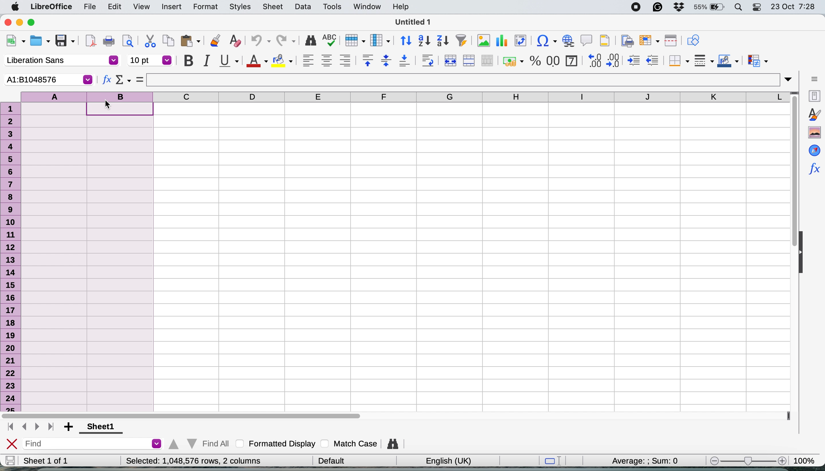 The height and width of the screenshot is (471, 825). What do you see at coordinates (21, 23) in the screenshot?
I see `minimise` at bounding box center [21, 23].